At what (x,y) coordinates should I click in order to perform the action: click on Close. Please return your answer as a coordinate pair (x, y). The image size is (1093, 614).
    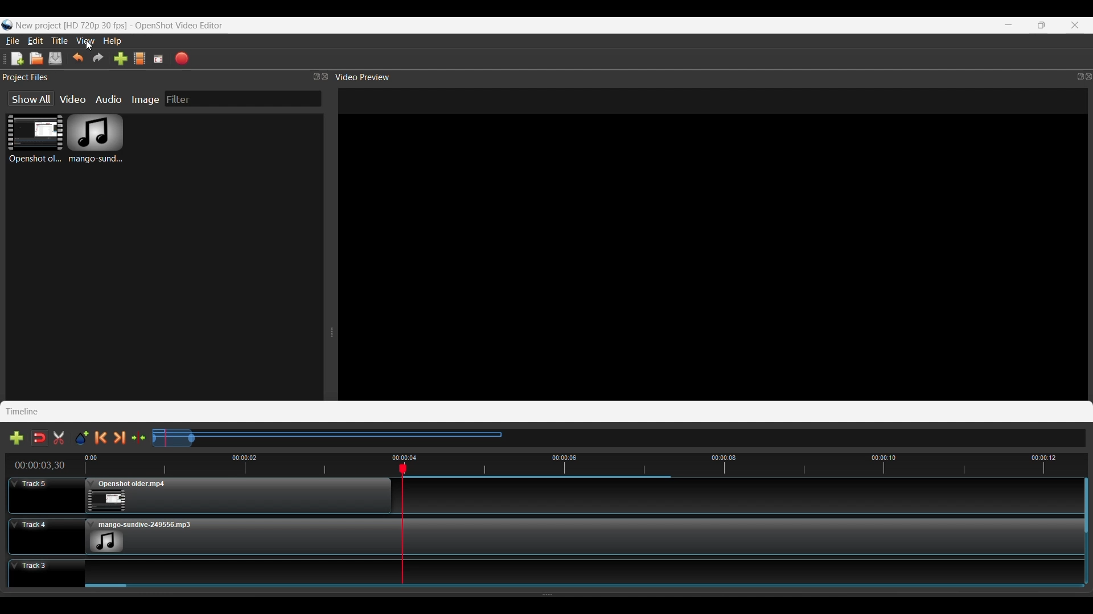
    Looking at the image, I should click on (1086, 78).